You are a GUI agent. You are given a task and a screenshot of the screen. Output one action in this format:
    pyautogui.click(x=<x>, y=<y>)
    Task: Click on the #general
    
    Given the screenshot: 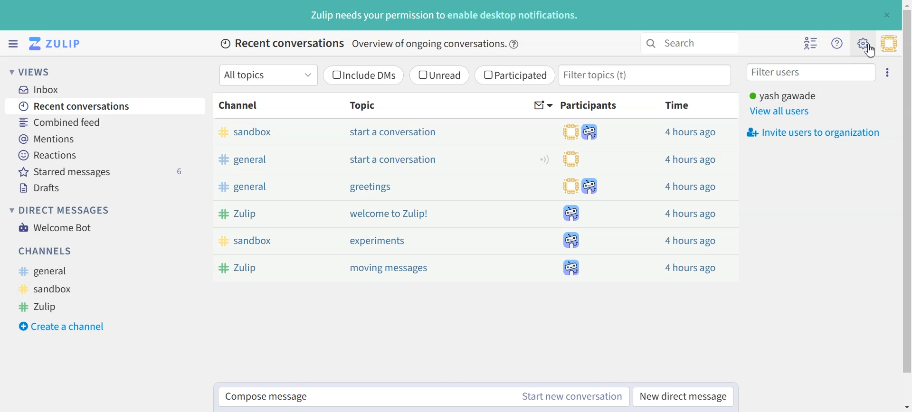 What is the action you would take?
    pyautogui.click(x=48, y=272)
    